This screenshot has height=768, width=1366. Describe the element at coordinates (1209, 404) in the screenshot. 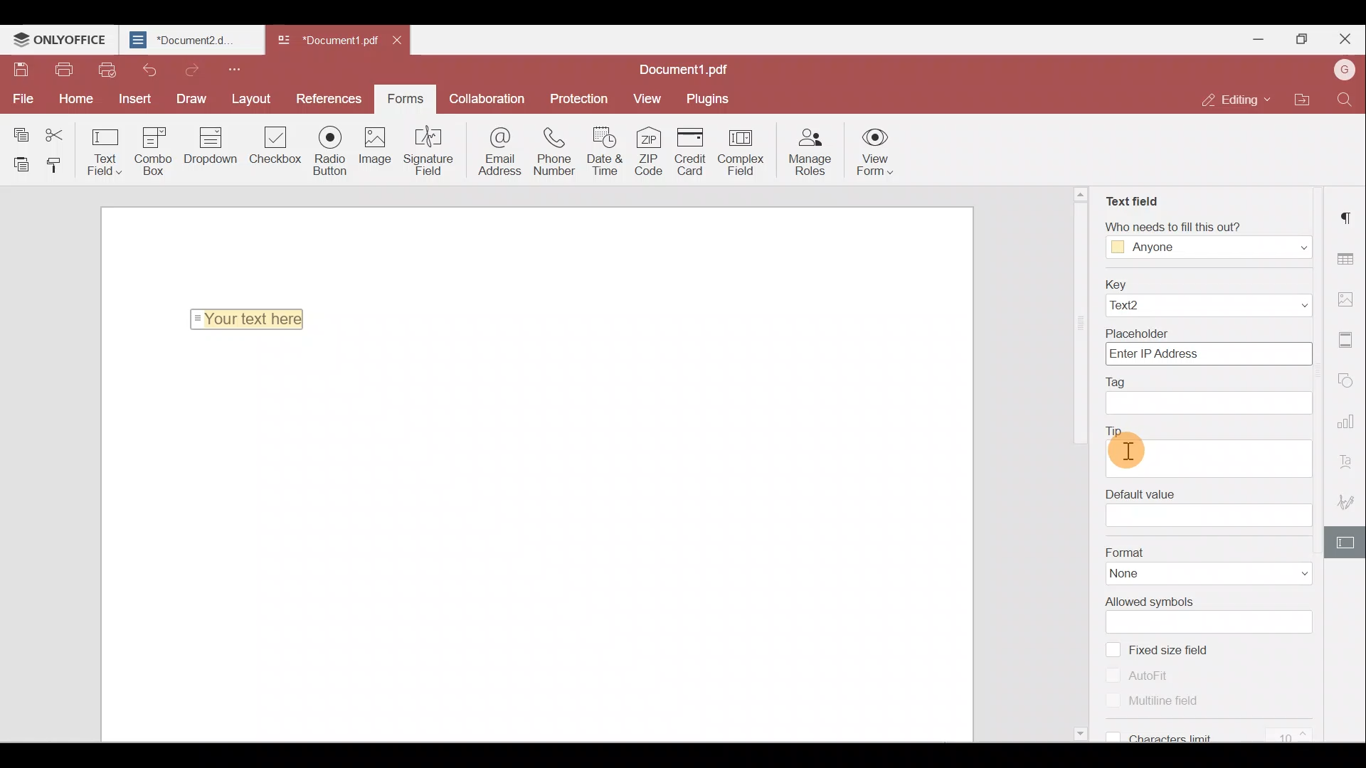

I see `tag field` at that location.